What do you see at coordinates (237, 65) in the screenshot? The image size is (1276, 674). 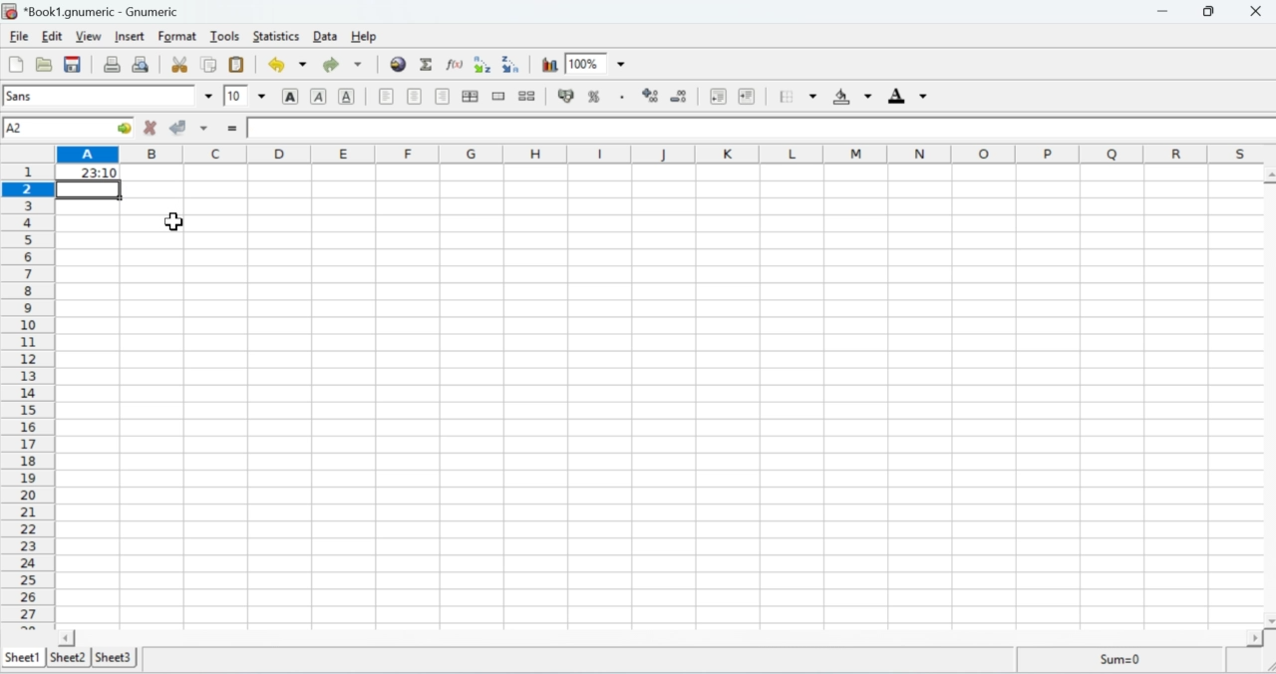 I see `Paste clipboard` at bounding box center [237, 65].